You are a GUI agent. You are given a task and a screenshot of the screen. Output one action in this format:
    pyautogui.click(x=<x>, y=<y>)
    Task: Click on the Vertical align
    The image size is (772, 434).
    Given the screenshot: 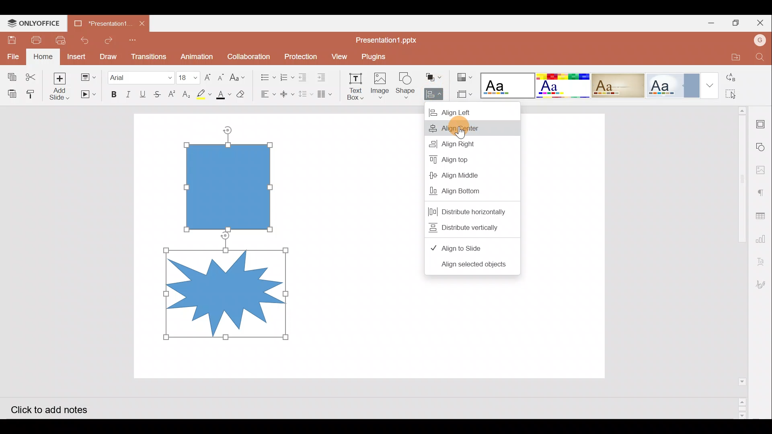 What is the action you would take?
    pyautogui.click(x=286, y=92)
    